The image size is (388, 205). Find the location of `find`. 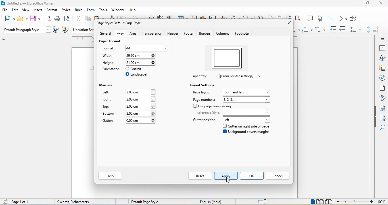

find is located at coordinates (383, 128).